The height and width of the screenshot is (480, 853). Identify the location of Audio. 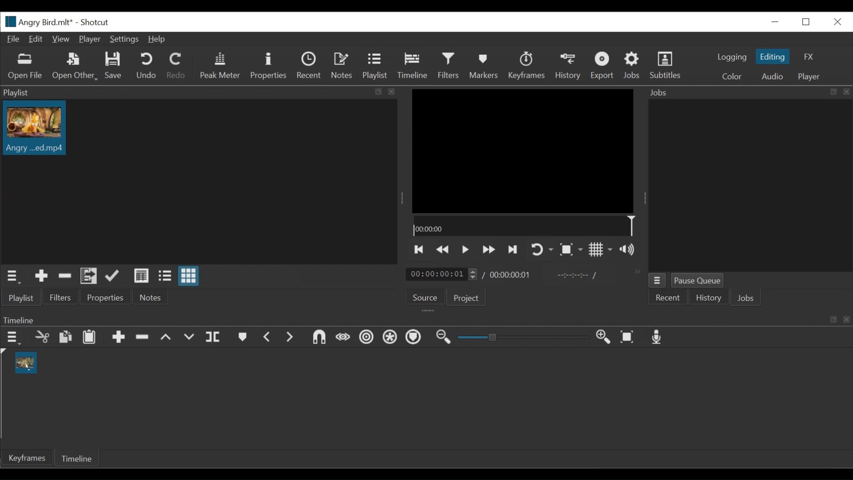
(769, 76).